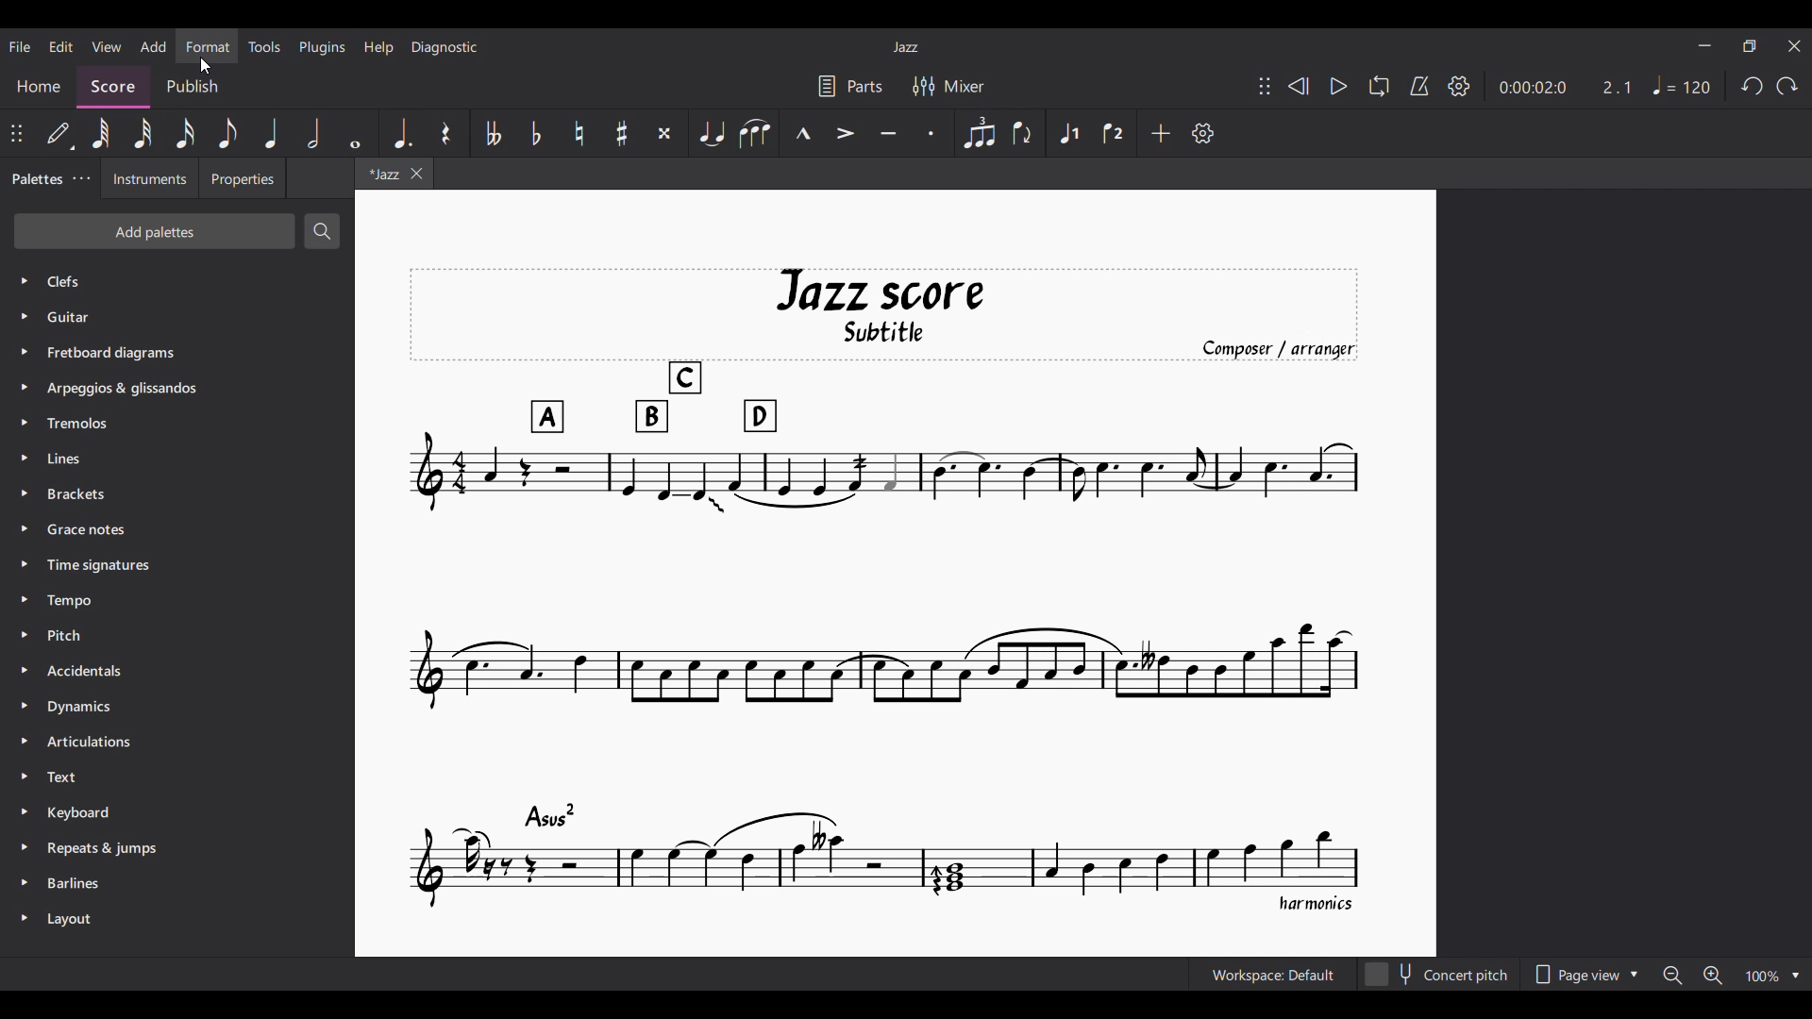 The image size is (1812, 1019). Describe the element at coordinates (106, 46) in the screenshot. I see `View menu` at that location.